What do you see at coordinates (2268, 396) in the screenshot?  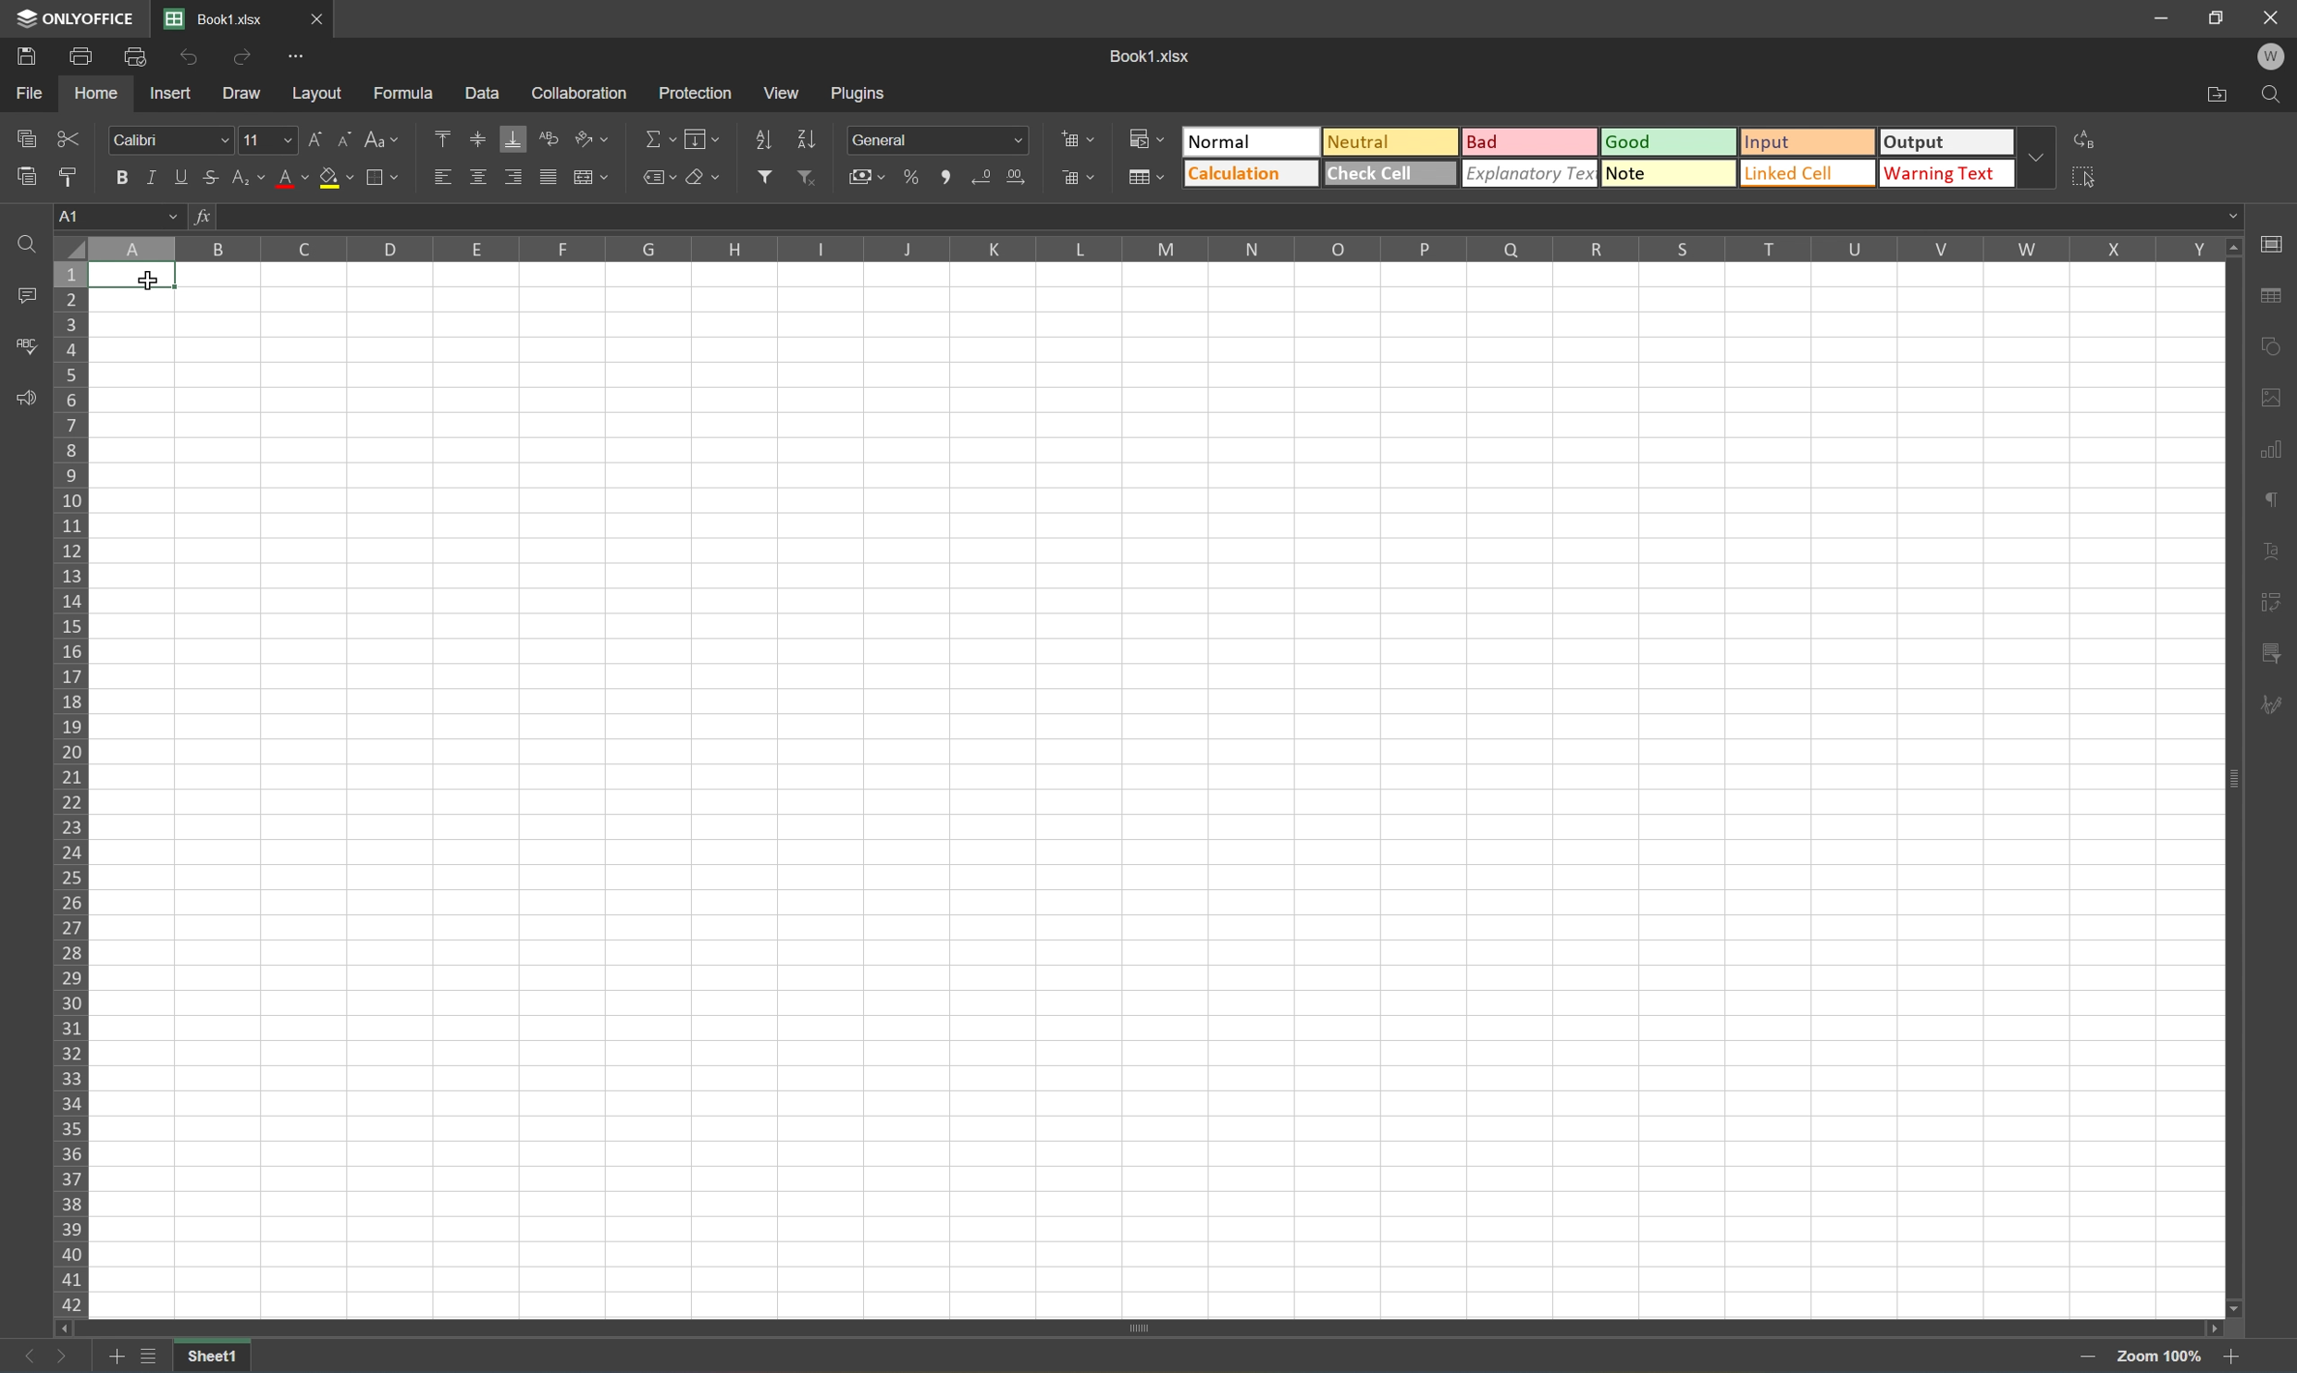 I see `Shape settings` at bounding box center [2268, 396].